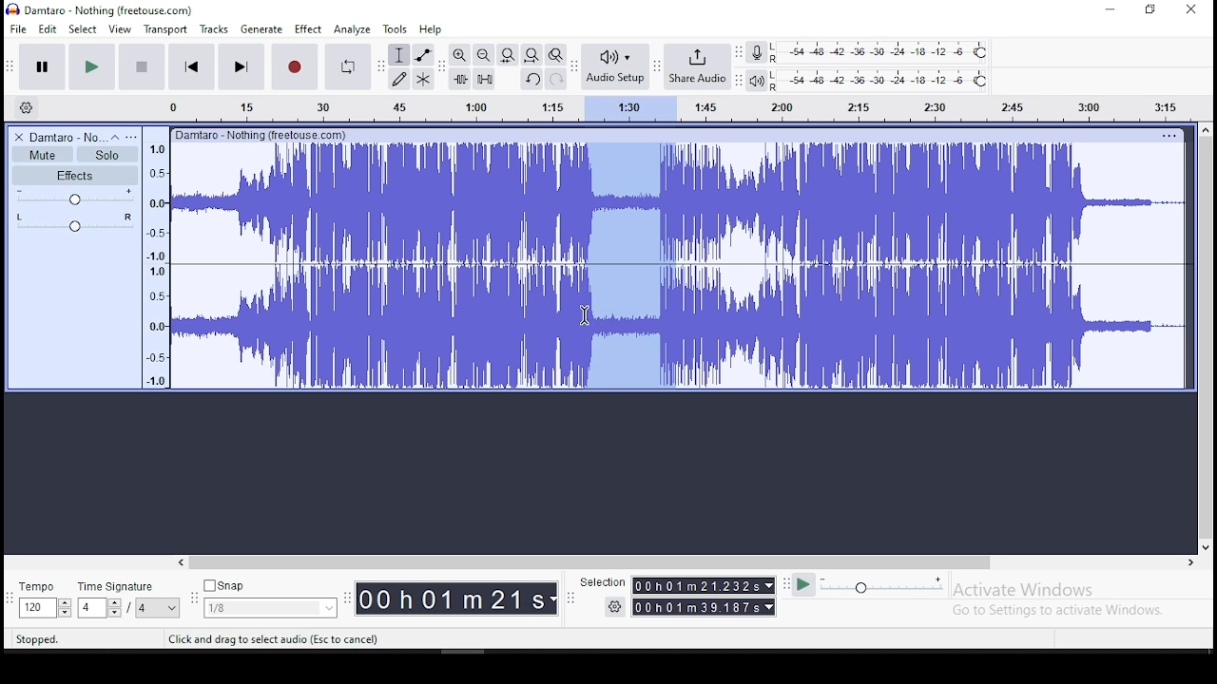 The image size is (1217, 684). What do you see at coordinates (107, 155) in the screenshot?
I see `solo` at bounding box center [107, 155].